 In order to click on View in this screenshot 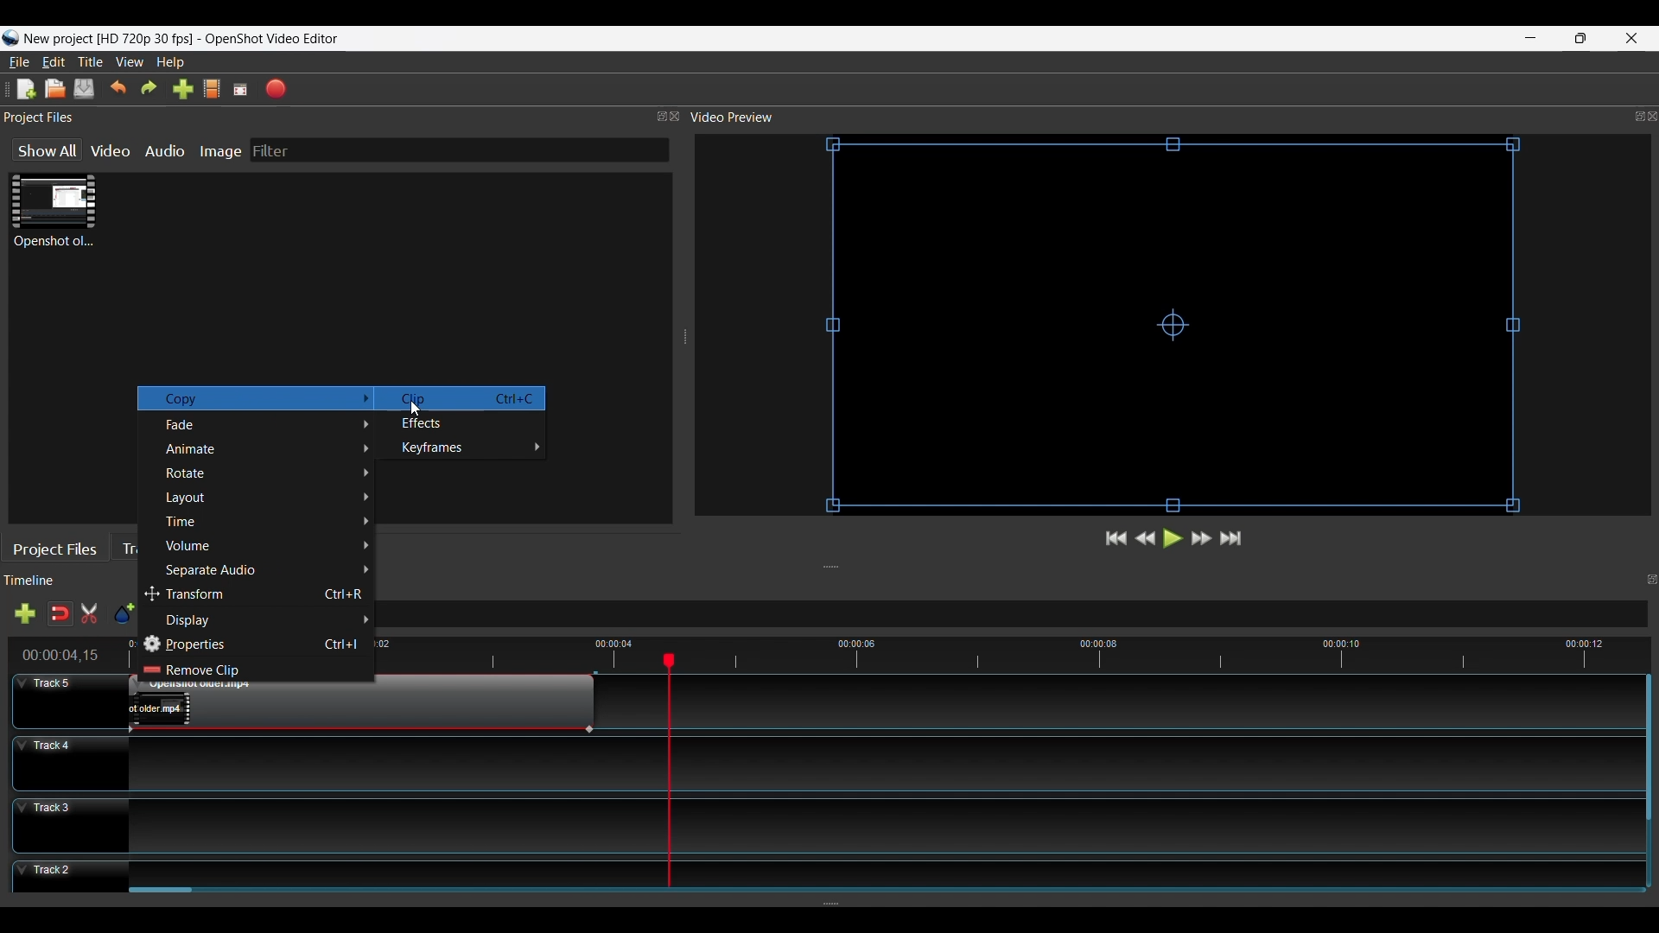, I will do `click(131, 62)`.